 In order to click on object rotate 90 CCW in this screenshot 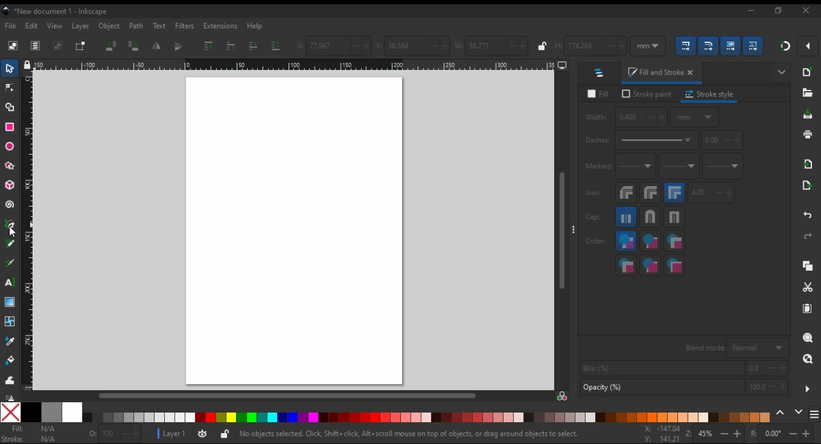, I will do `click(110, 46)`.